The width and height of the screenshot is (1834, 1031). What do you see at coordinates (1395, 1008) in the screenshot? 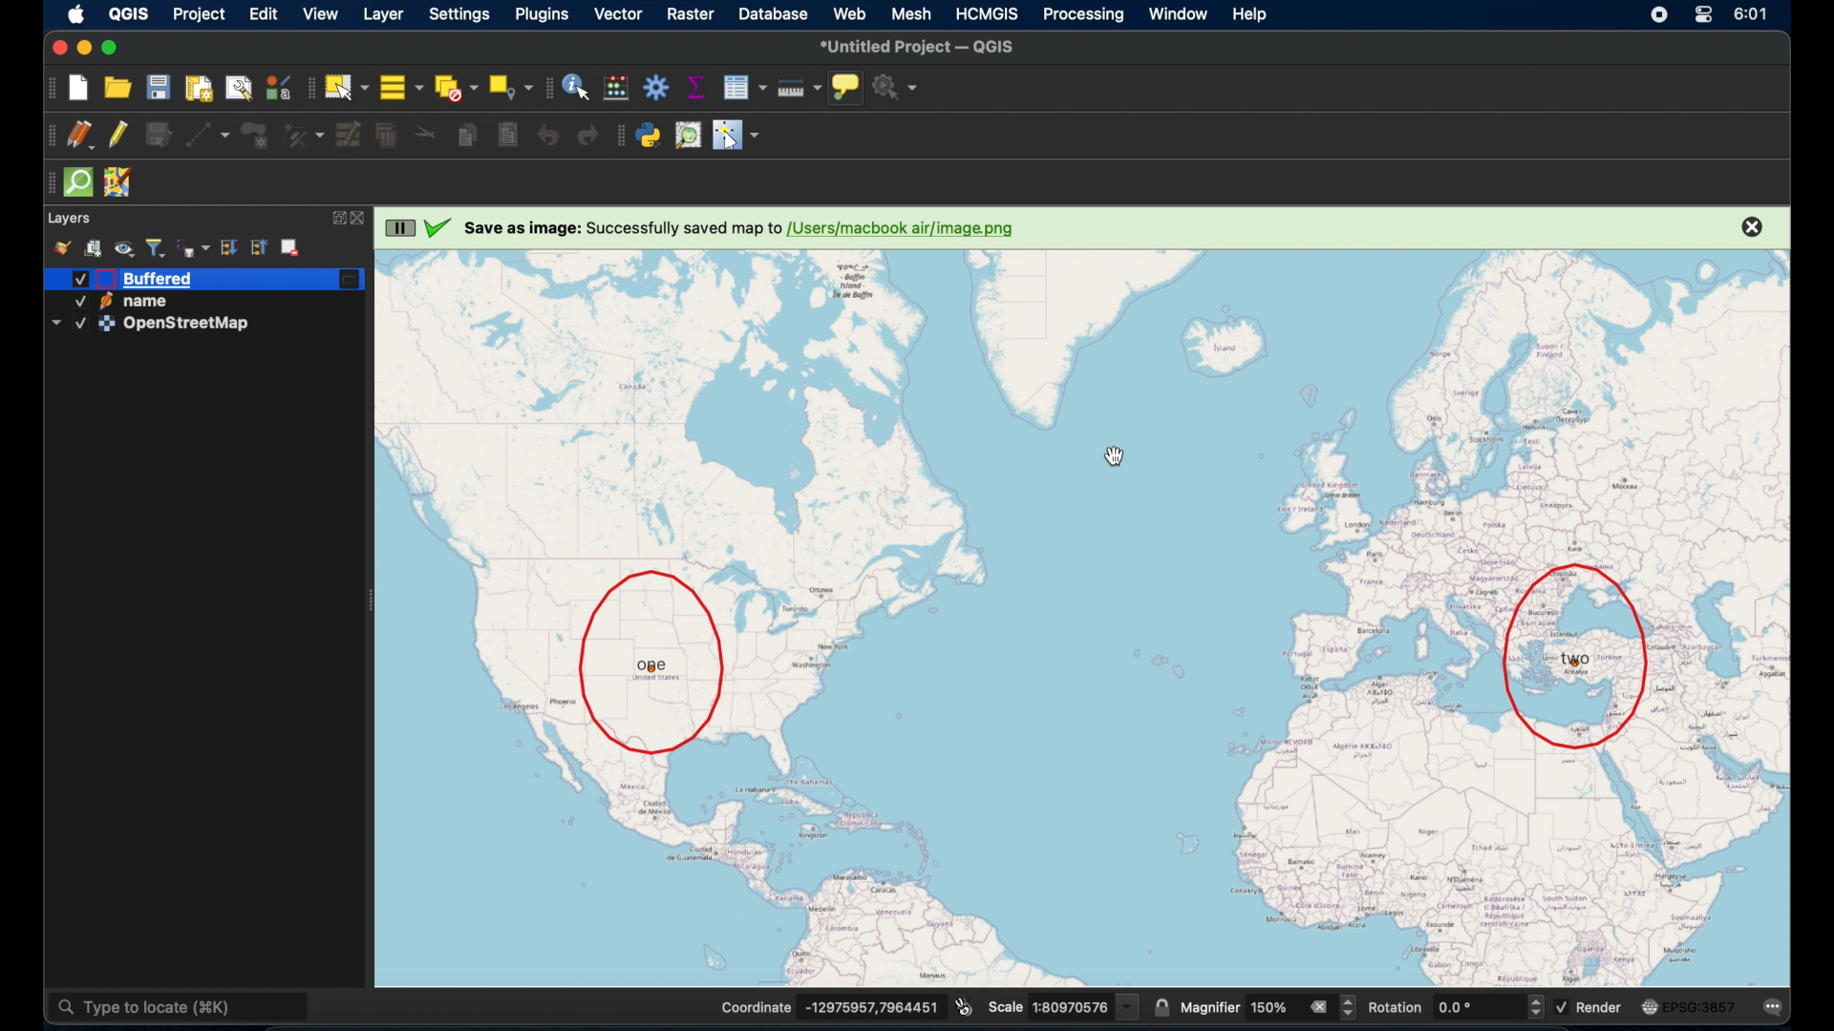
I see `rotation` at bounding box center [1395, 1008].